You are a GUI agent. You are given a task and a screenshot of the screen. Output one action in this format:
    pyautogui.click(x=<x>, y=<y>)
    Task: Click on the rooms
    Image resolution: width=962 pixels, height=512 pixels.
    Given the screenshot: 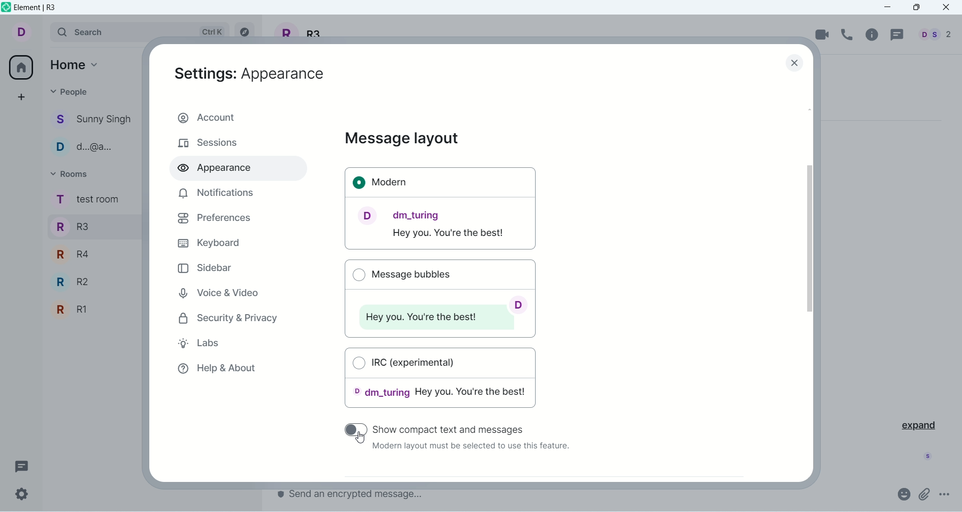 What is the action you would take?
    pyautogui.click(x=86, y=200)
    